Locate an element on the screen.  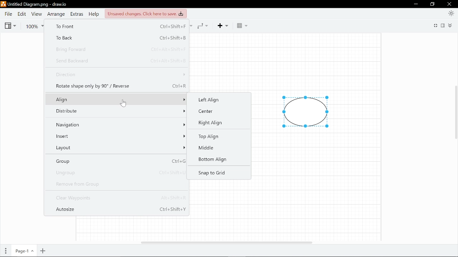
Unsaved changes. Click here to save is located at coordinates (145, 13).